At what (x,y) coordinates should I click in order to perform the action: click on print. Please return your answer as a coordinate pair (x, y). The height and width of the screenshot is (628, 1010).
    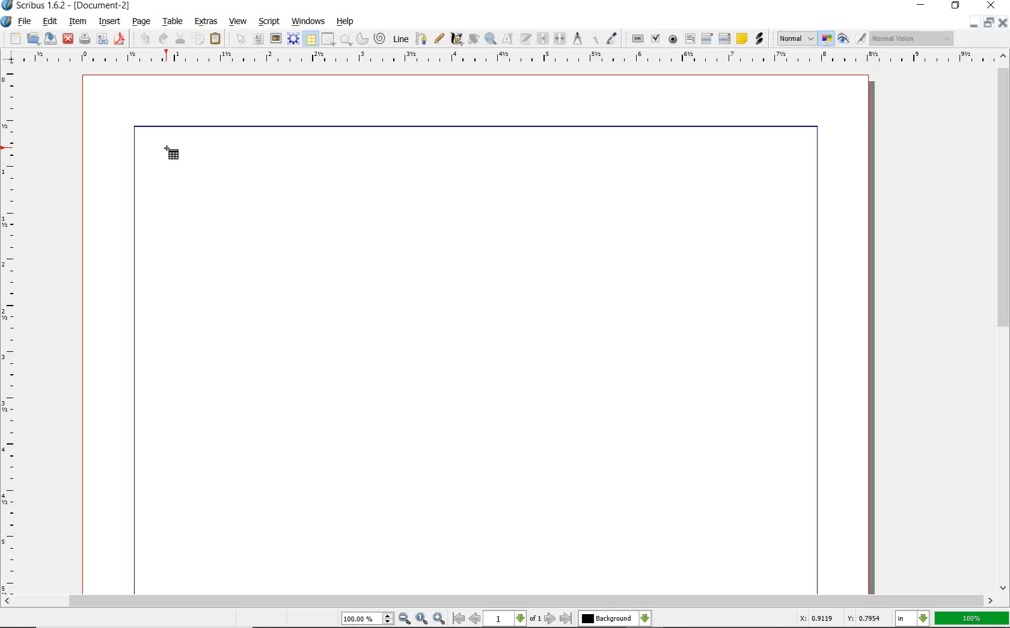
    Looking at the image, I should click on (84, 38).